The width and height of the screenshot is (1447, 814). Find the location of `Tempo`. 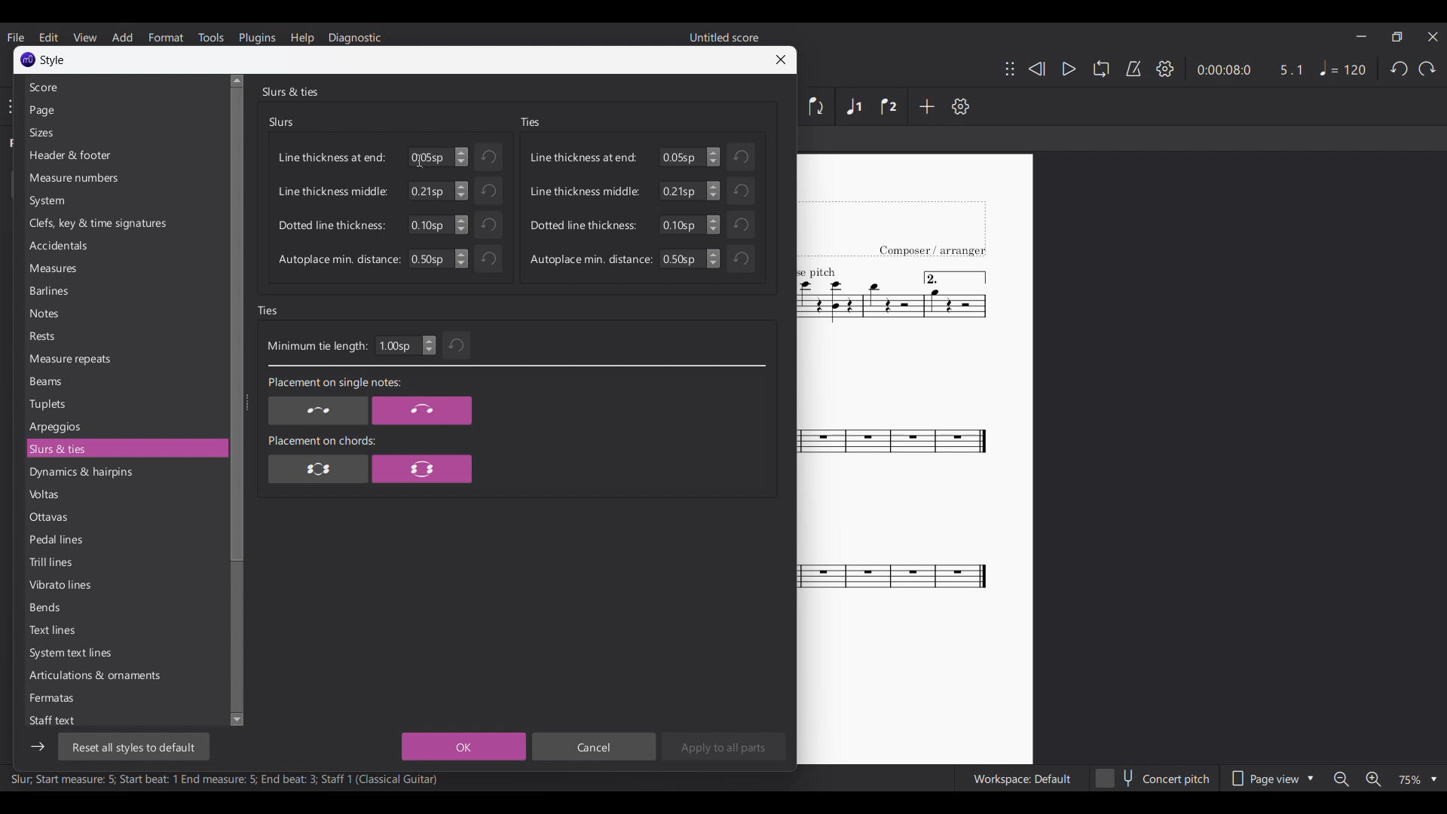

Tempo is located at coordinates (1343, 69).